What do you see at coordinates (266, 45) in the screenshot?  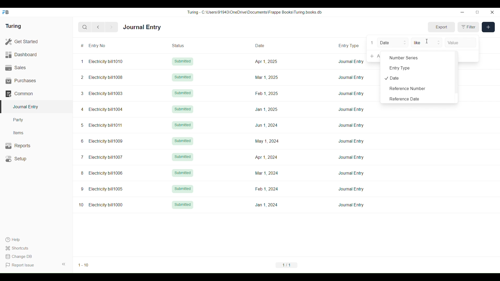 I see `Date` at bounding box center [266, 45].